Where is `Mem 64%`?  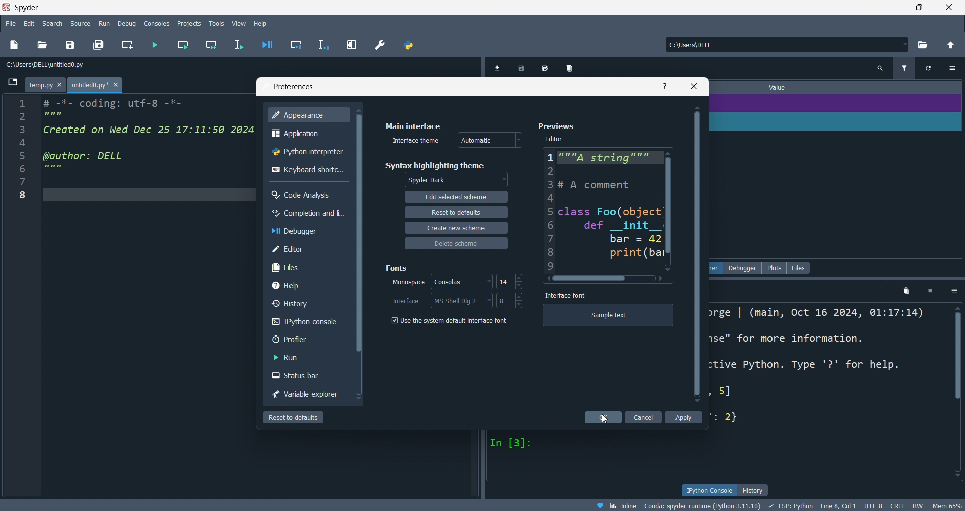
Mem 64% is located at coordinates (947, 505).